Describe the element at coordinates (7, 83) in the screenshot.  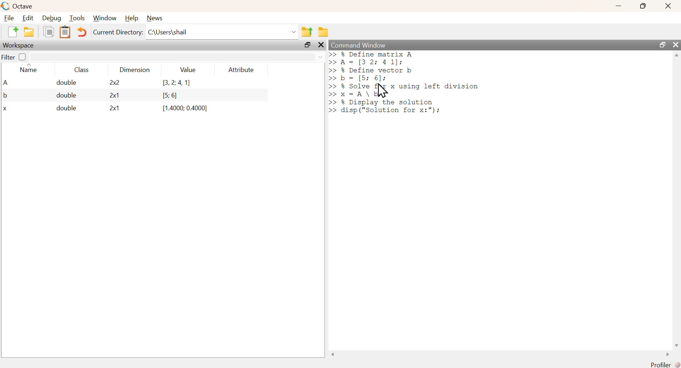
I see `A` at that location.